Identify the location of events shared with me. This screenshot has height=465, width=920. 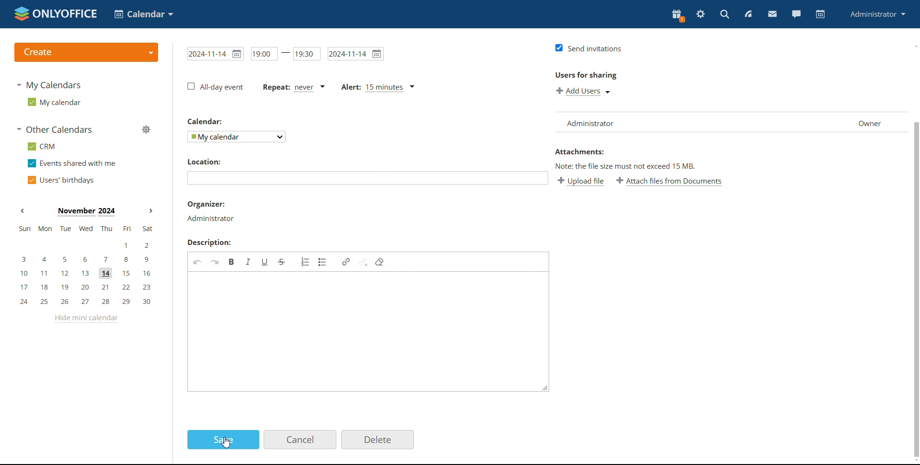
(73, 163).